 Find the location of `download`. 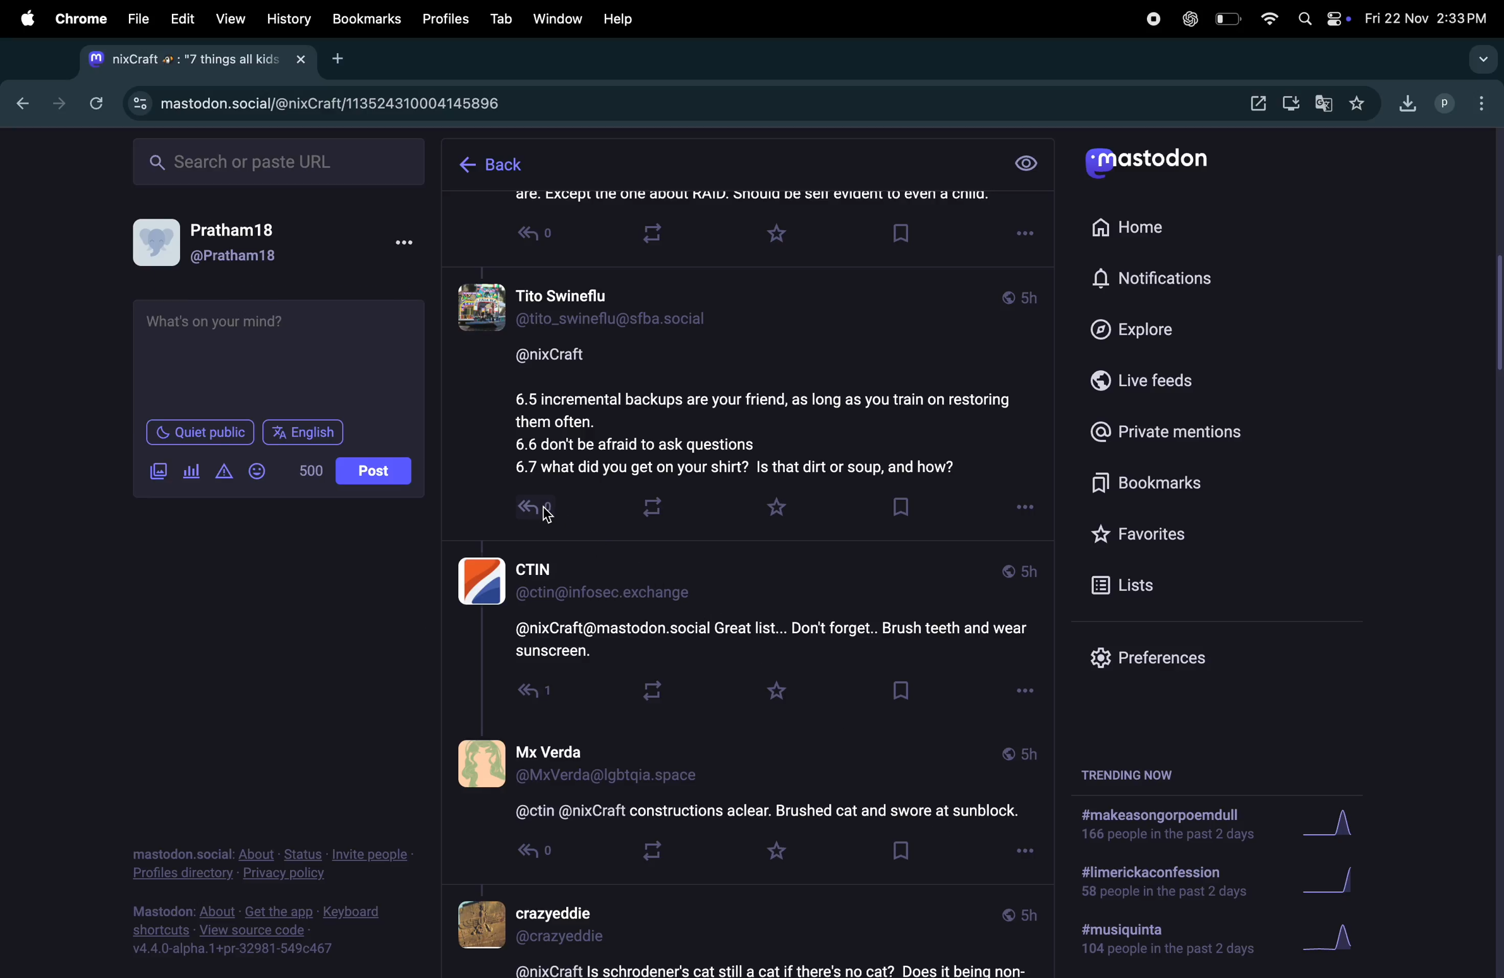

download is located at coordinates (1405, 106).